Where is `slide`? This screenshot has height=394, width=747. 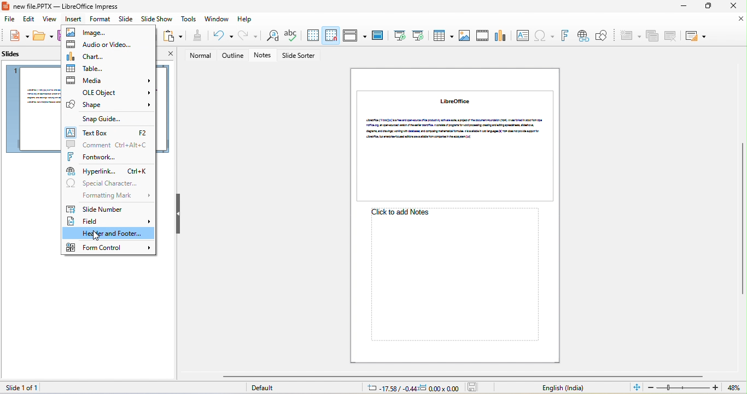
slide is located at coordinates (125, 19).